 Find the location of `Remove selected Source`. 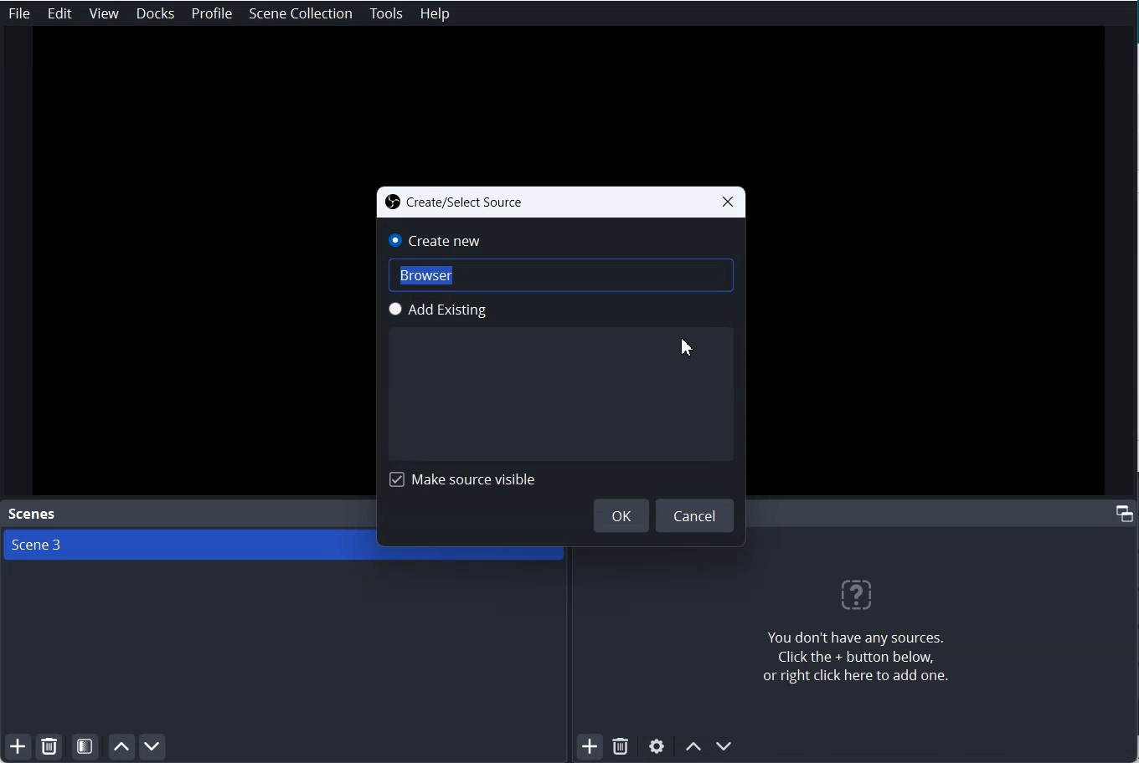

Remove selected Source is located at coordinates (621, 747).